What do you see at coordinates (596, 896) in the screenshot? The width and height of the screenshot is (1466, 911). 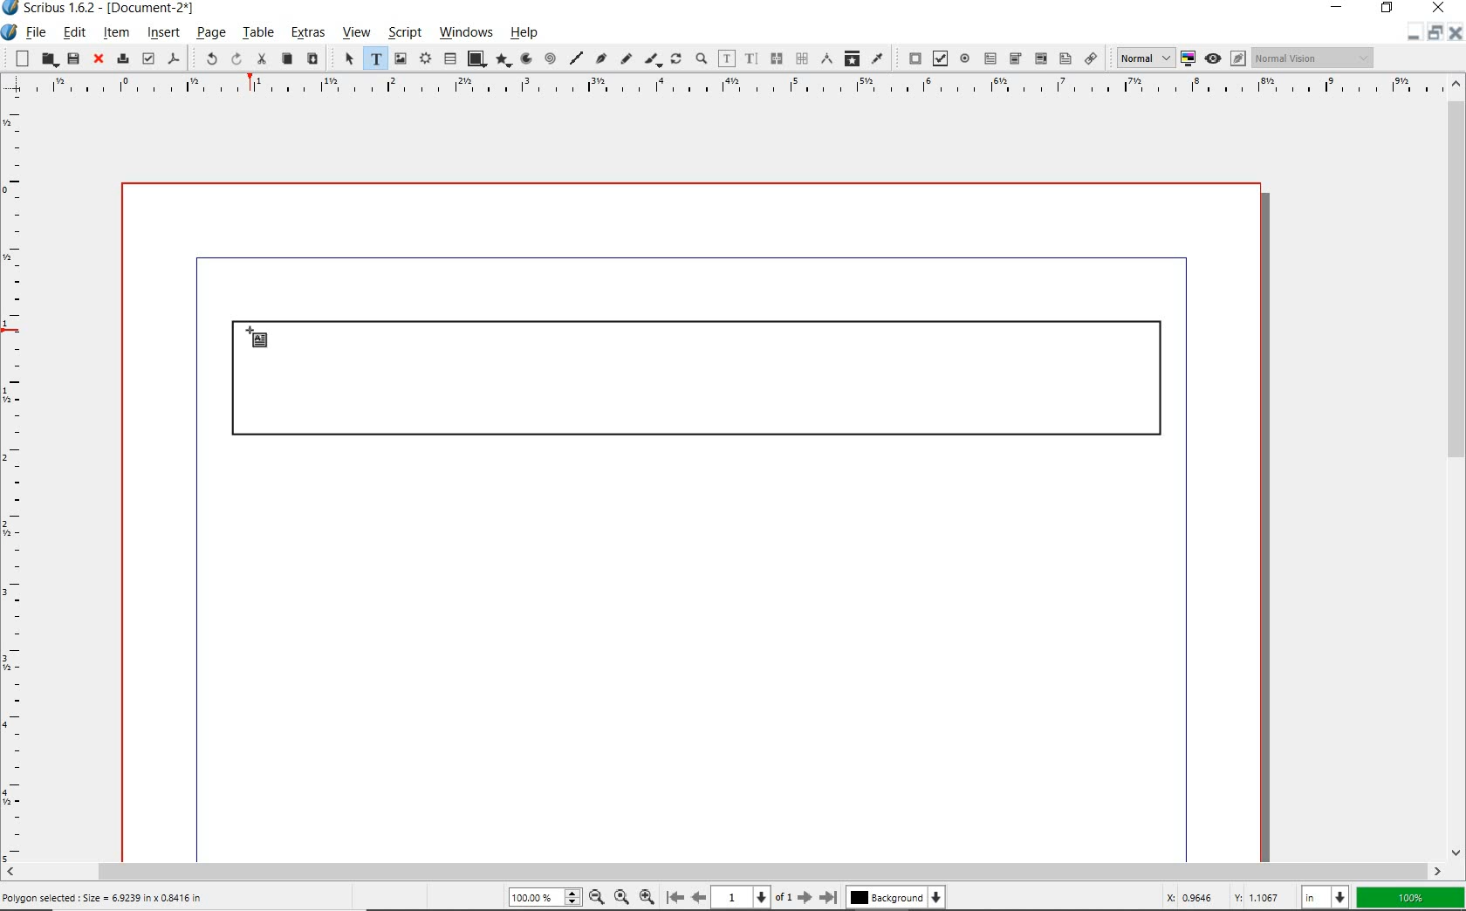 I see `zoom in` at bounding box center [596, 896].